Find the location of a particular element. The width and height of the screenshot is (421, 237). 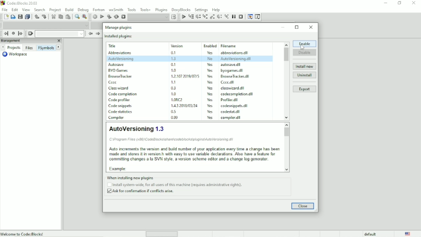

default is located at coordinates (370, 234).